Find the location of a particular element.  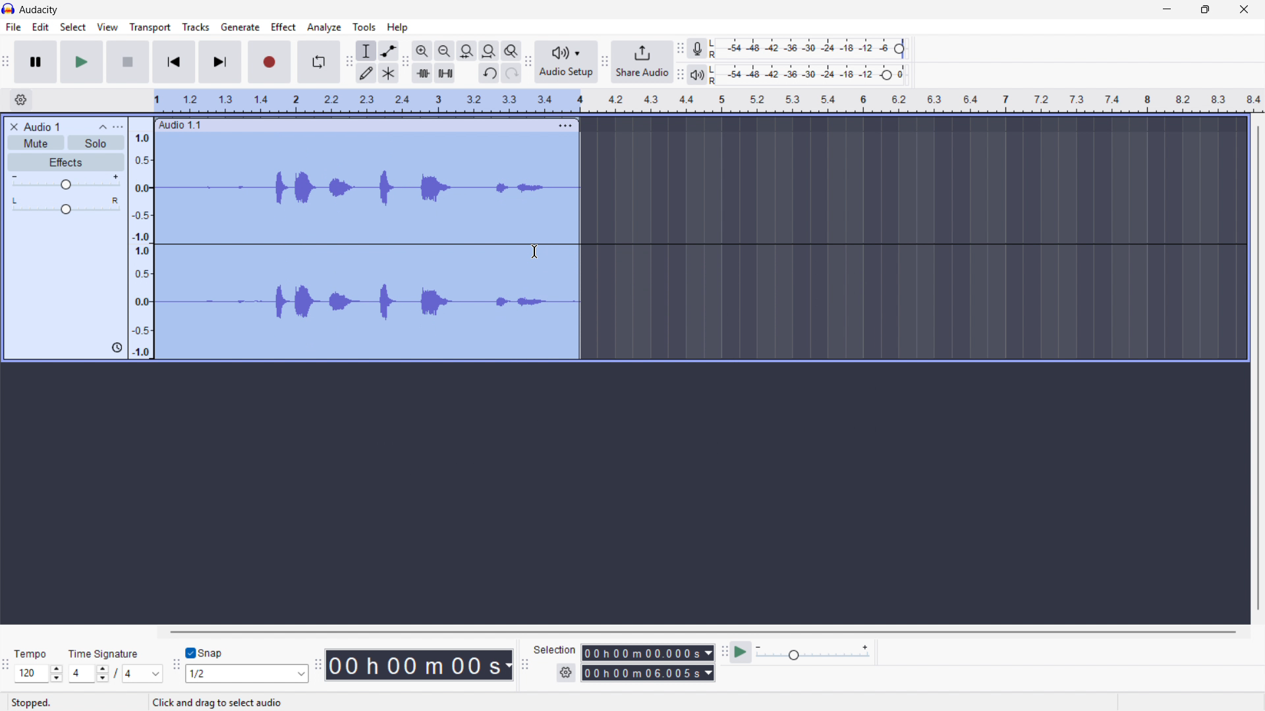

Set snapping is located at coordinates (246, 673).